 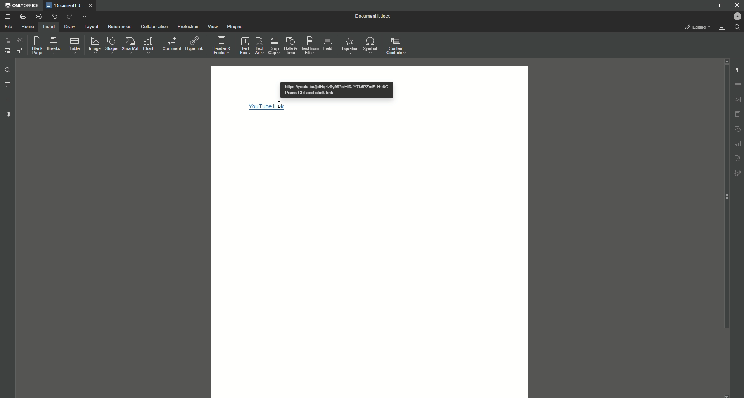 What do you see at coordinates (170, 45) in the screenshot?
I see `Comment` at bounding box center [170, 45].